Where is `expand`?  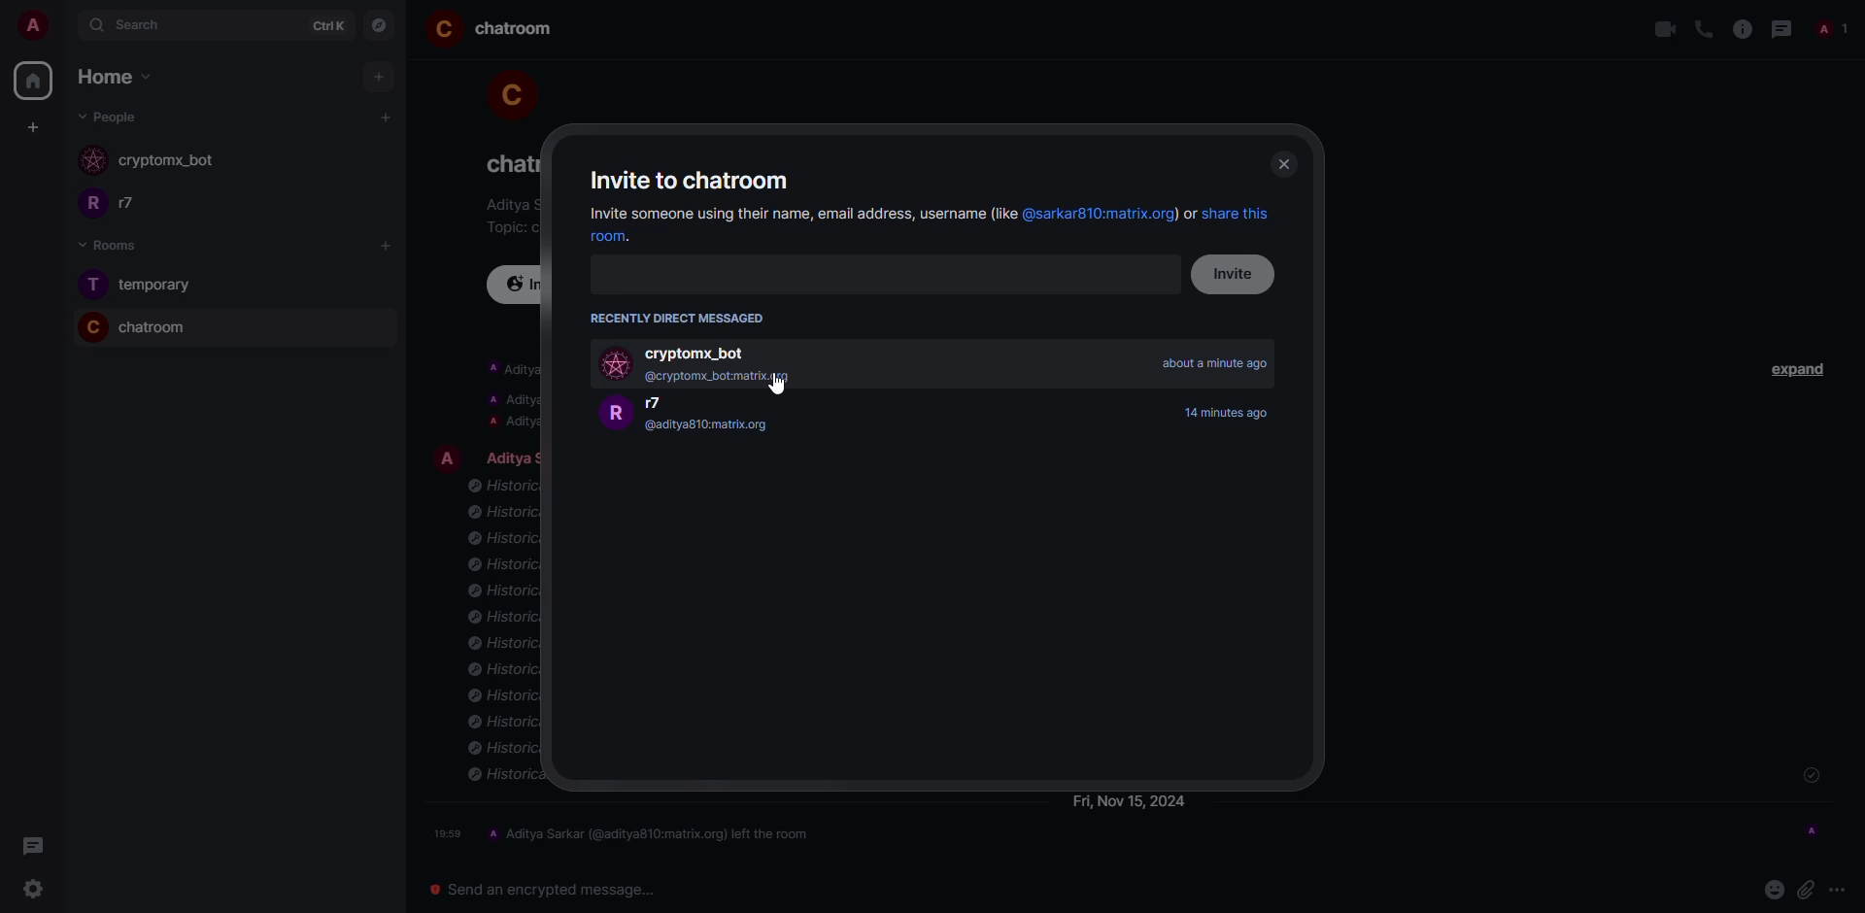
expand is located at coordinates (1801, 367).